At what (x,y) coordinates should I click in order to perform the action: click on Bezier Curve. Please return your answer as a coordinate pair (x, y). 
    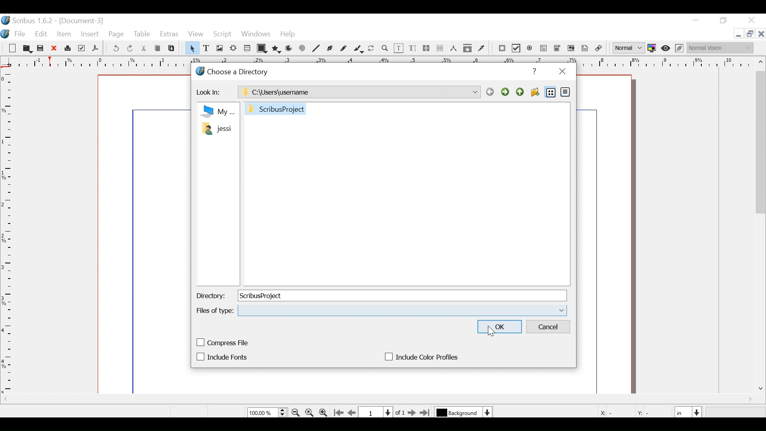
    Looking at the image, I should click on (330, 49).